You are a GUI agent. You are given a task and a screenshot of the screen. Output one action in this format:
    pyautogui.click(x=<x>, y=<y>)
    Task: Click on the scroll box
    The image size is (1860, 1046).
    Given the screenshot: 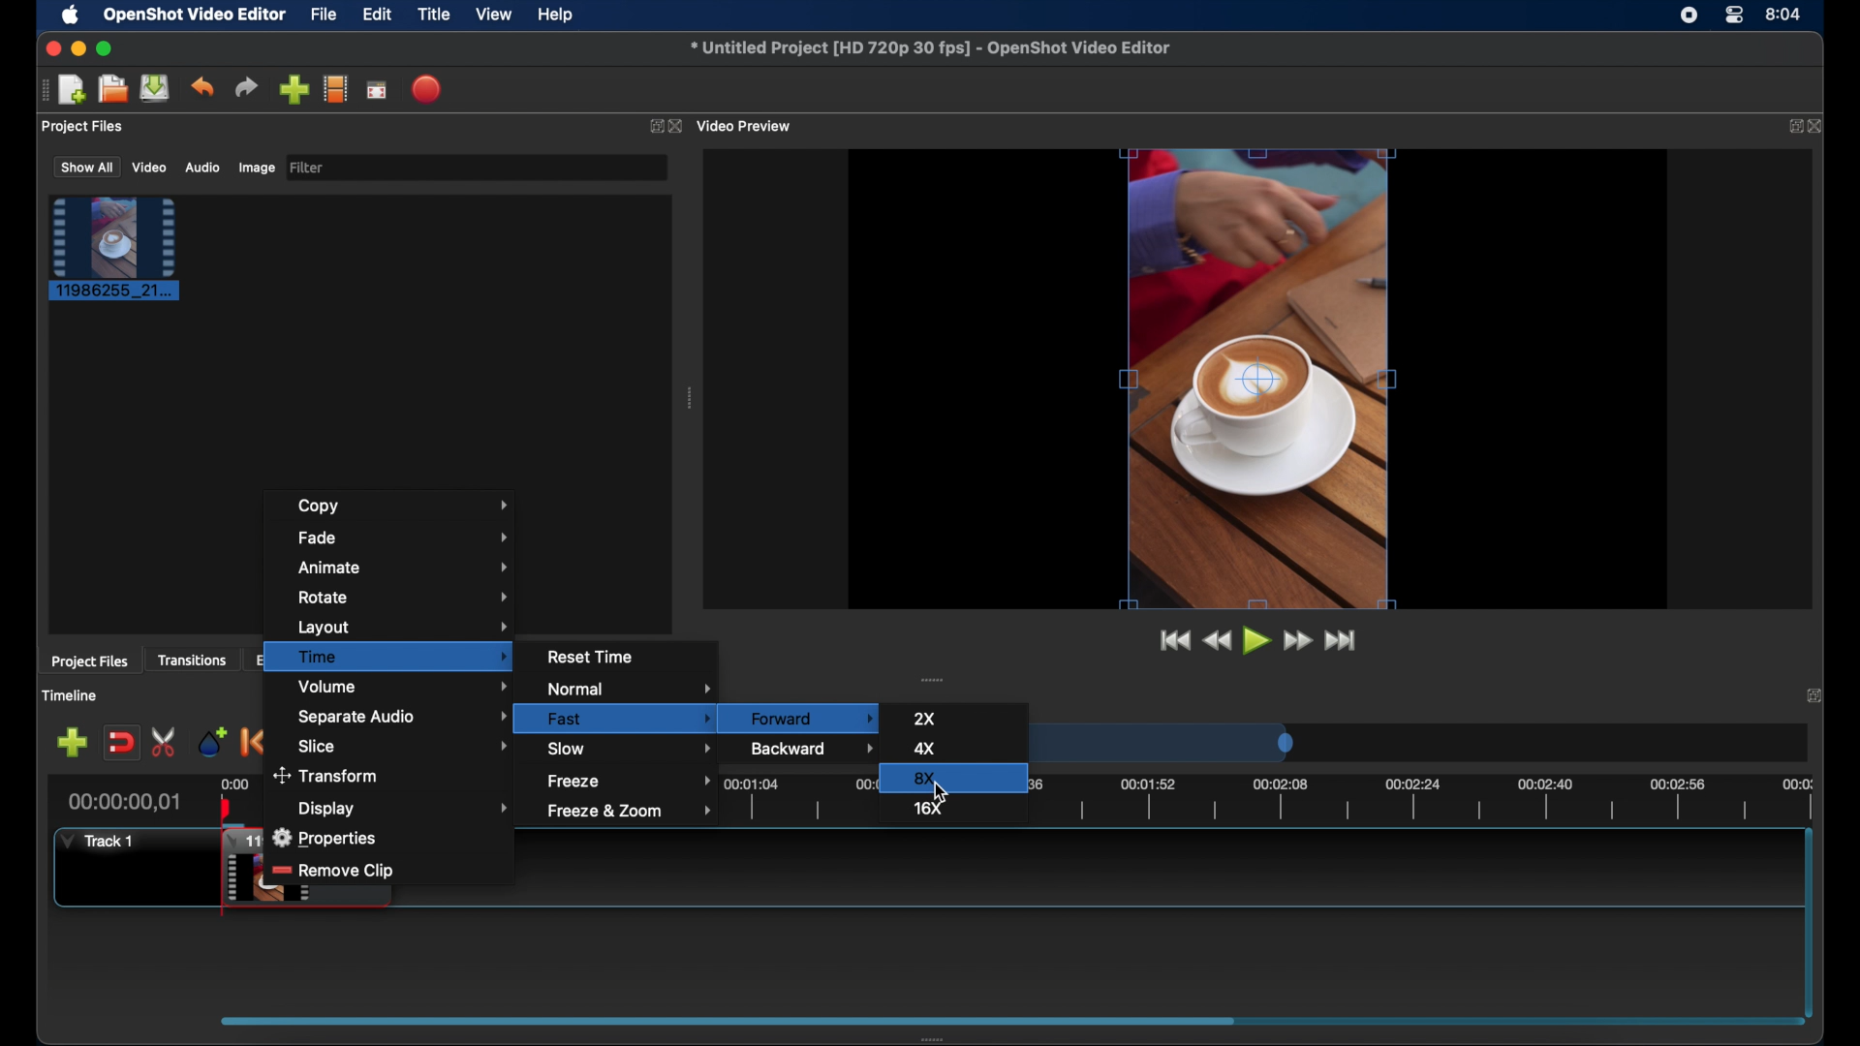 What is the action you would take?
    pyautogui.click(x=726, y=1018)
    